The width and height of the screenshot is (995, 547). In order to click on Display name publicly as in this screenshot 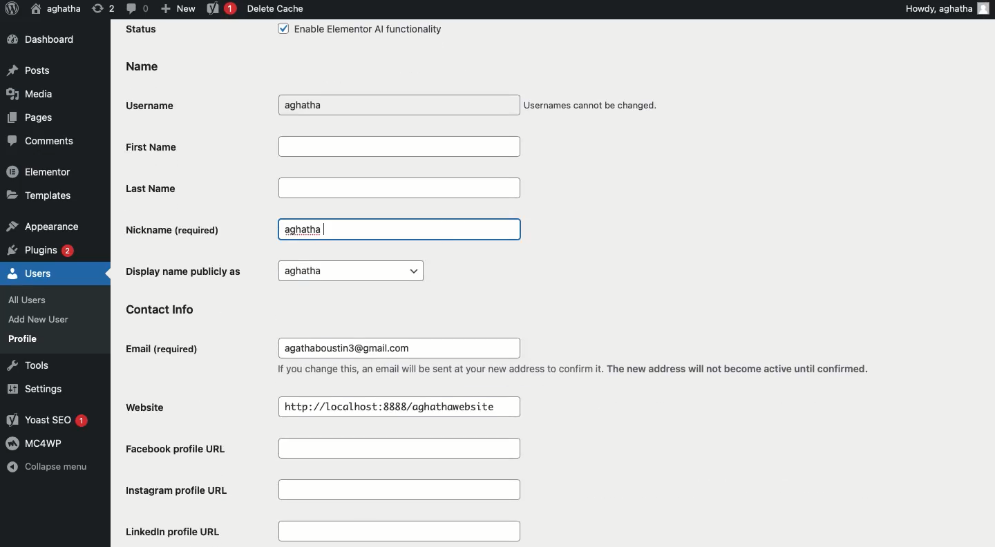, I will do `click(271, 270)`.